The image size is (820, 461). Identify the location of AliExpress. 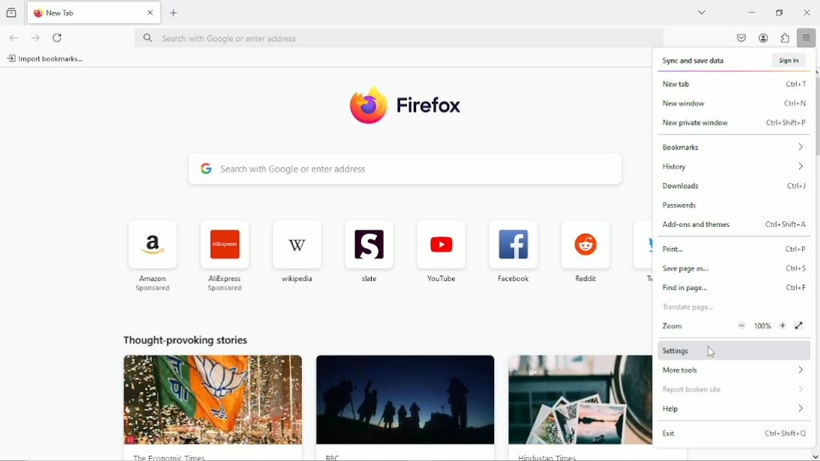
(222, 239).